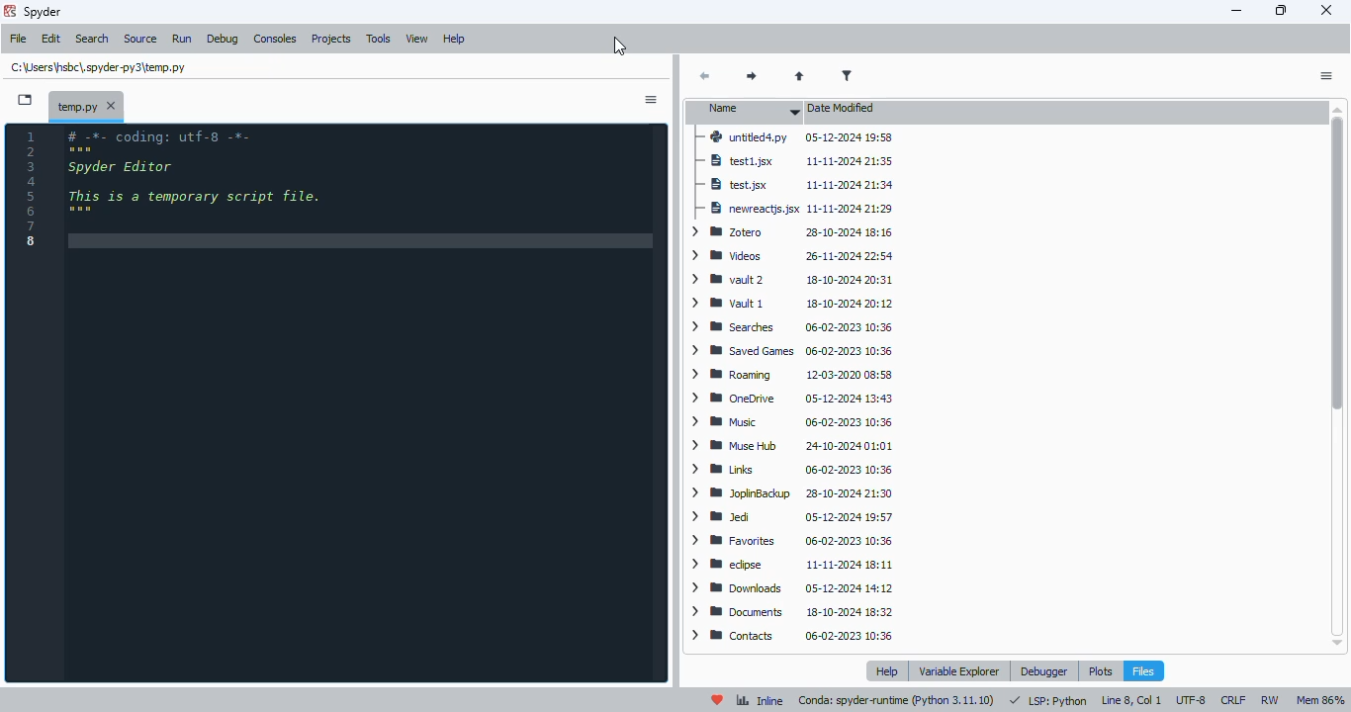  I want to click on inline, so click(760, 701).